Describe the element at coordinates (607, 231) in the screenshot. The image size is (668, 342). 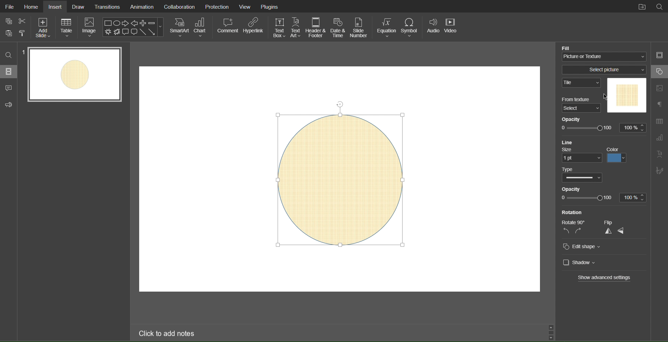
I see `flip up` at that location.